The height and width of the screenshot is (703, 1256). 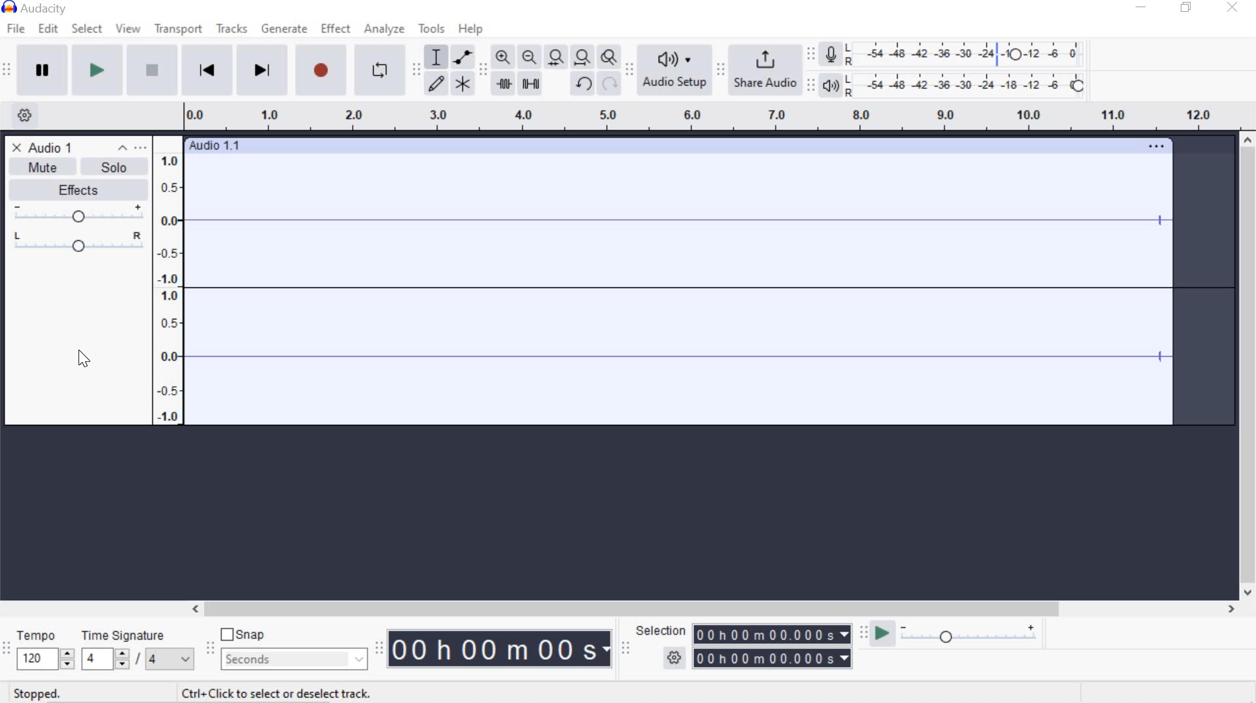 I want to click on effect, so click(x=337, y=29).